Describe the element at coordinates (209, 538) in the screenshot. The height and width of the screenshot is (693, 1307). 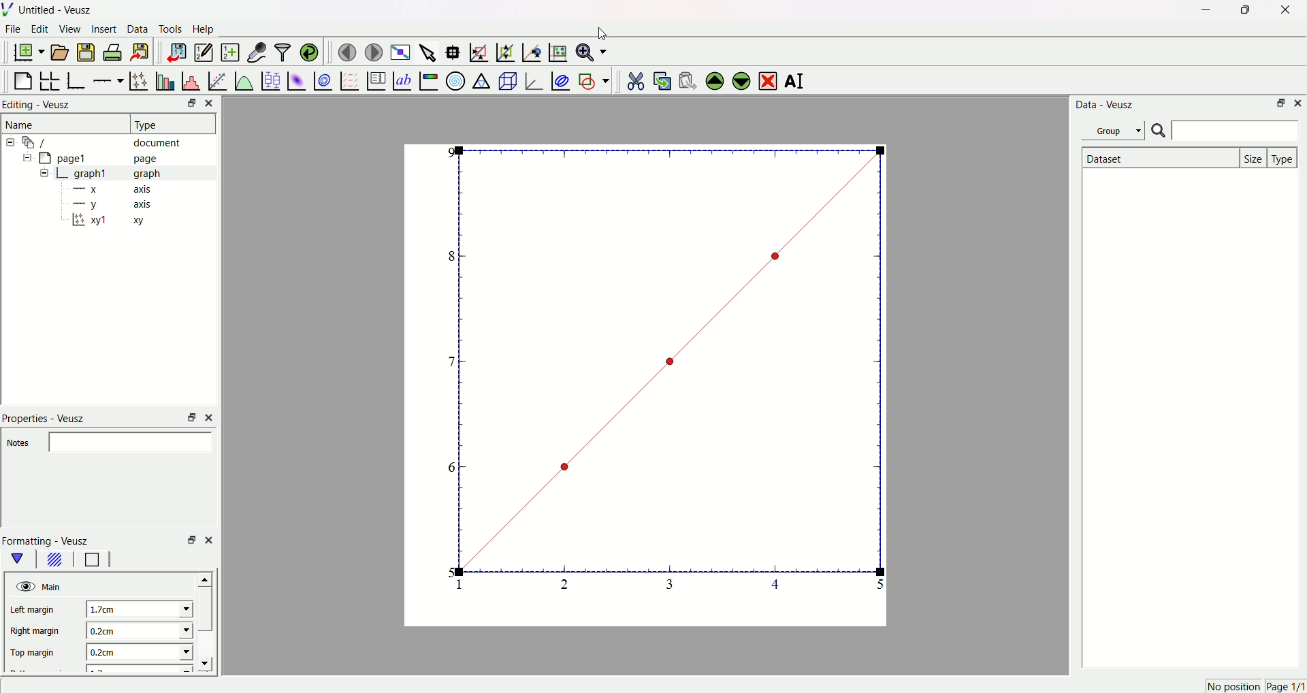
I see `close` at that location.